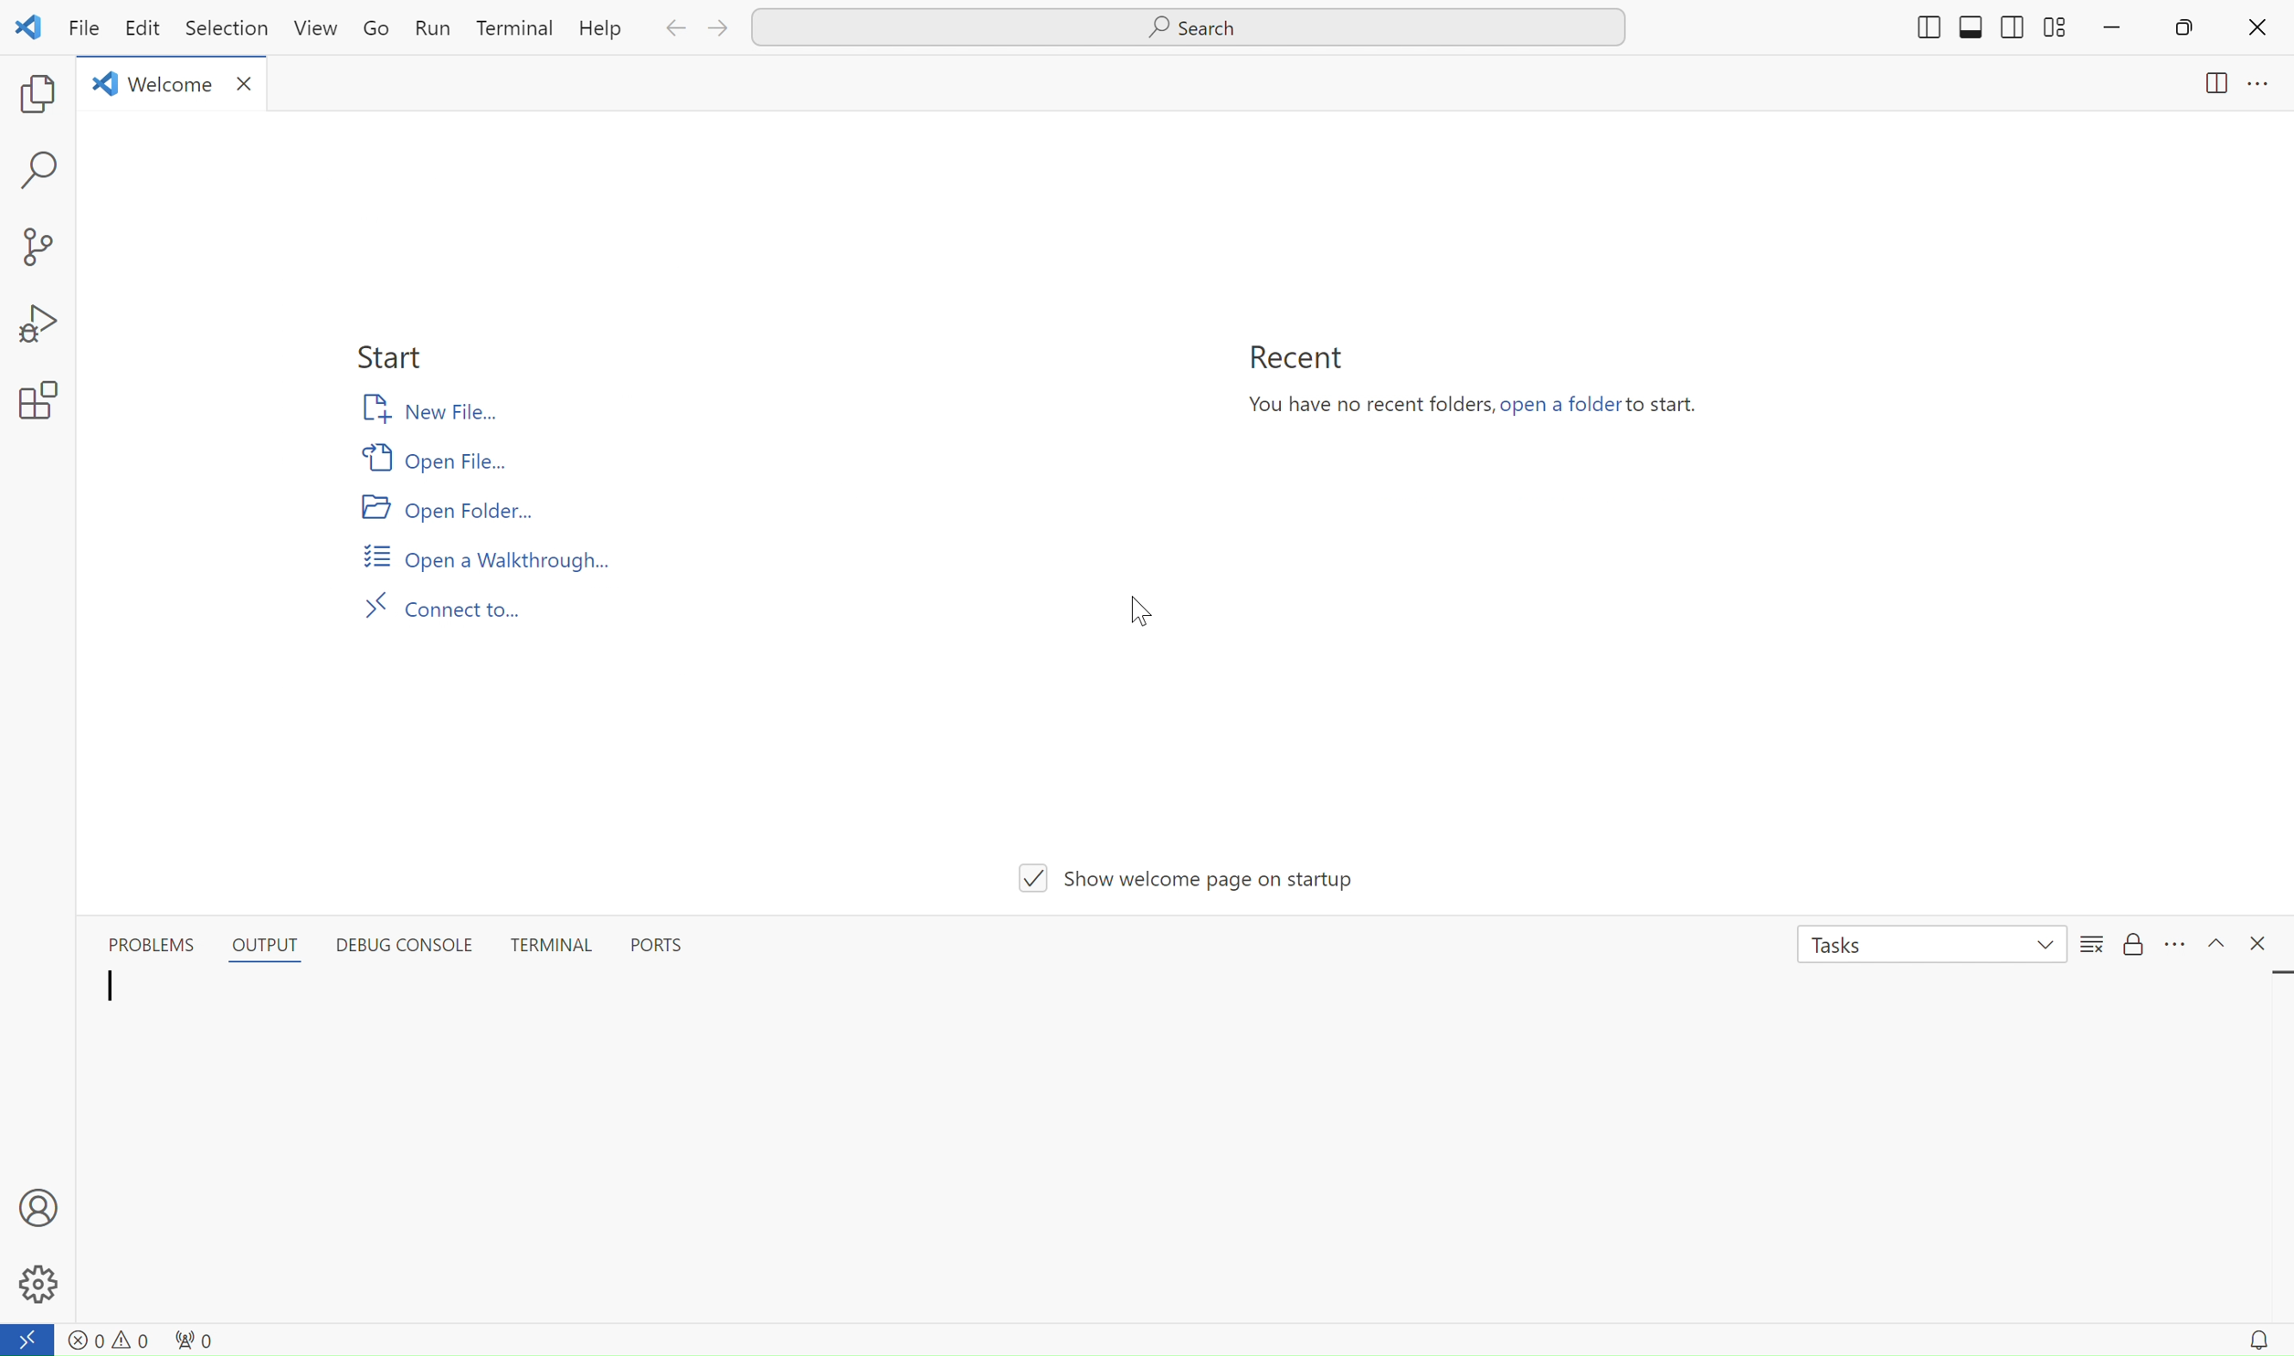  I want to click on menu, so click(2267, 91).